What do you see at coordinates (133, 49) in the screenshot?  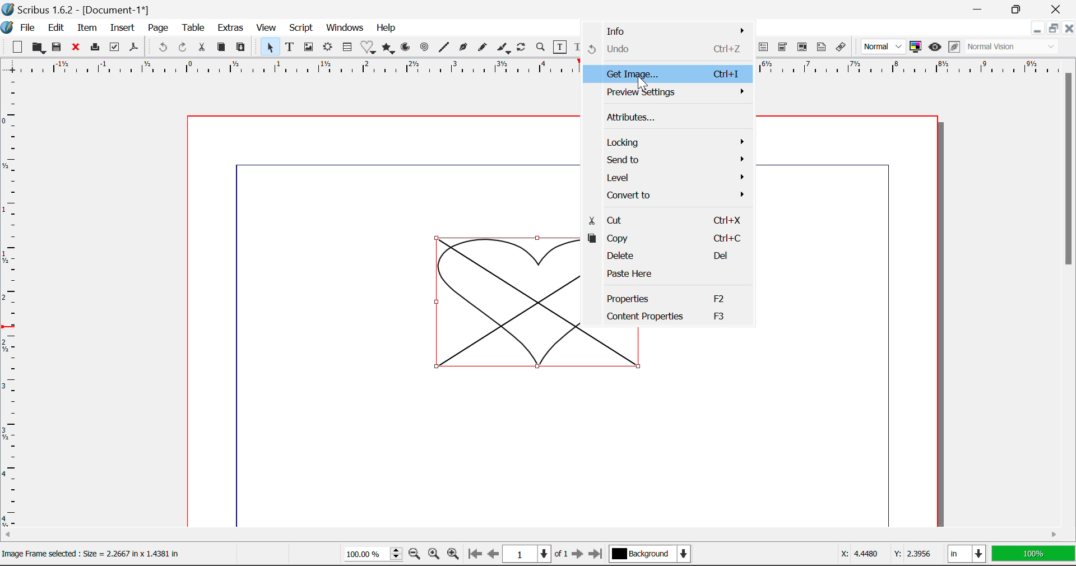 I see `Save as Pdf` at bounding box center [133, 49].